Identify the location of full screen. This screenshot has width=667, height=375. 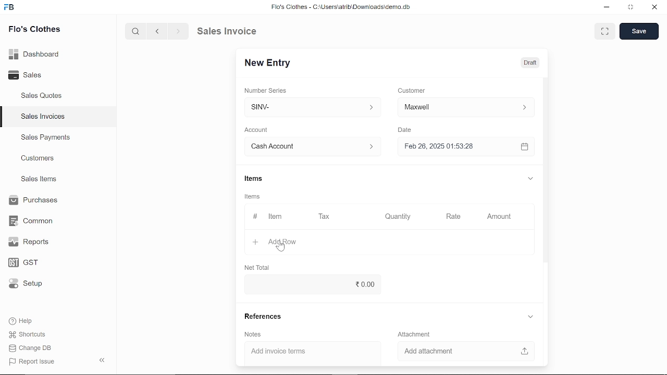
(604, 31).